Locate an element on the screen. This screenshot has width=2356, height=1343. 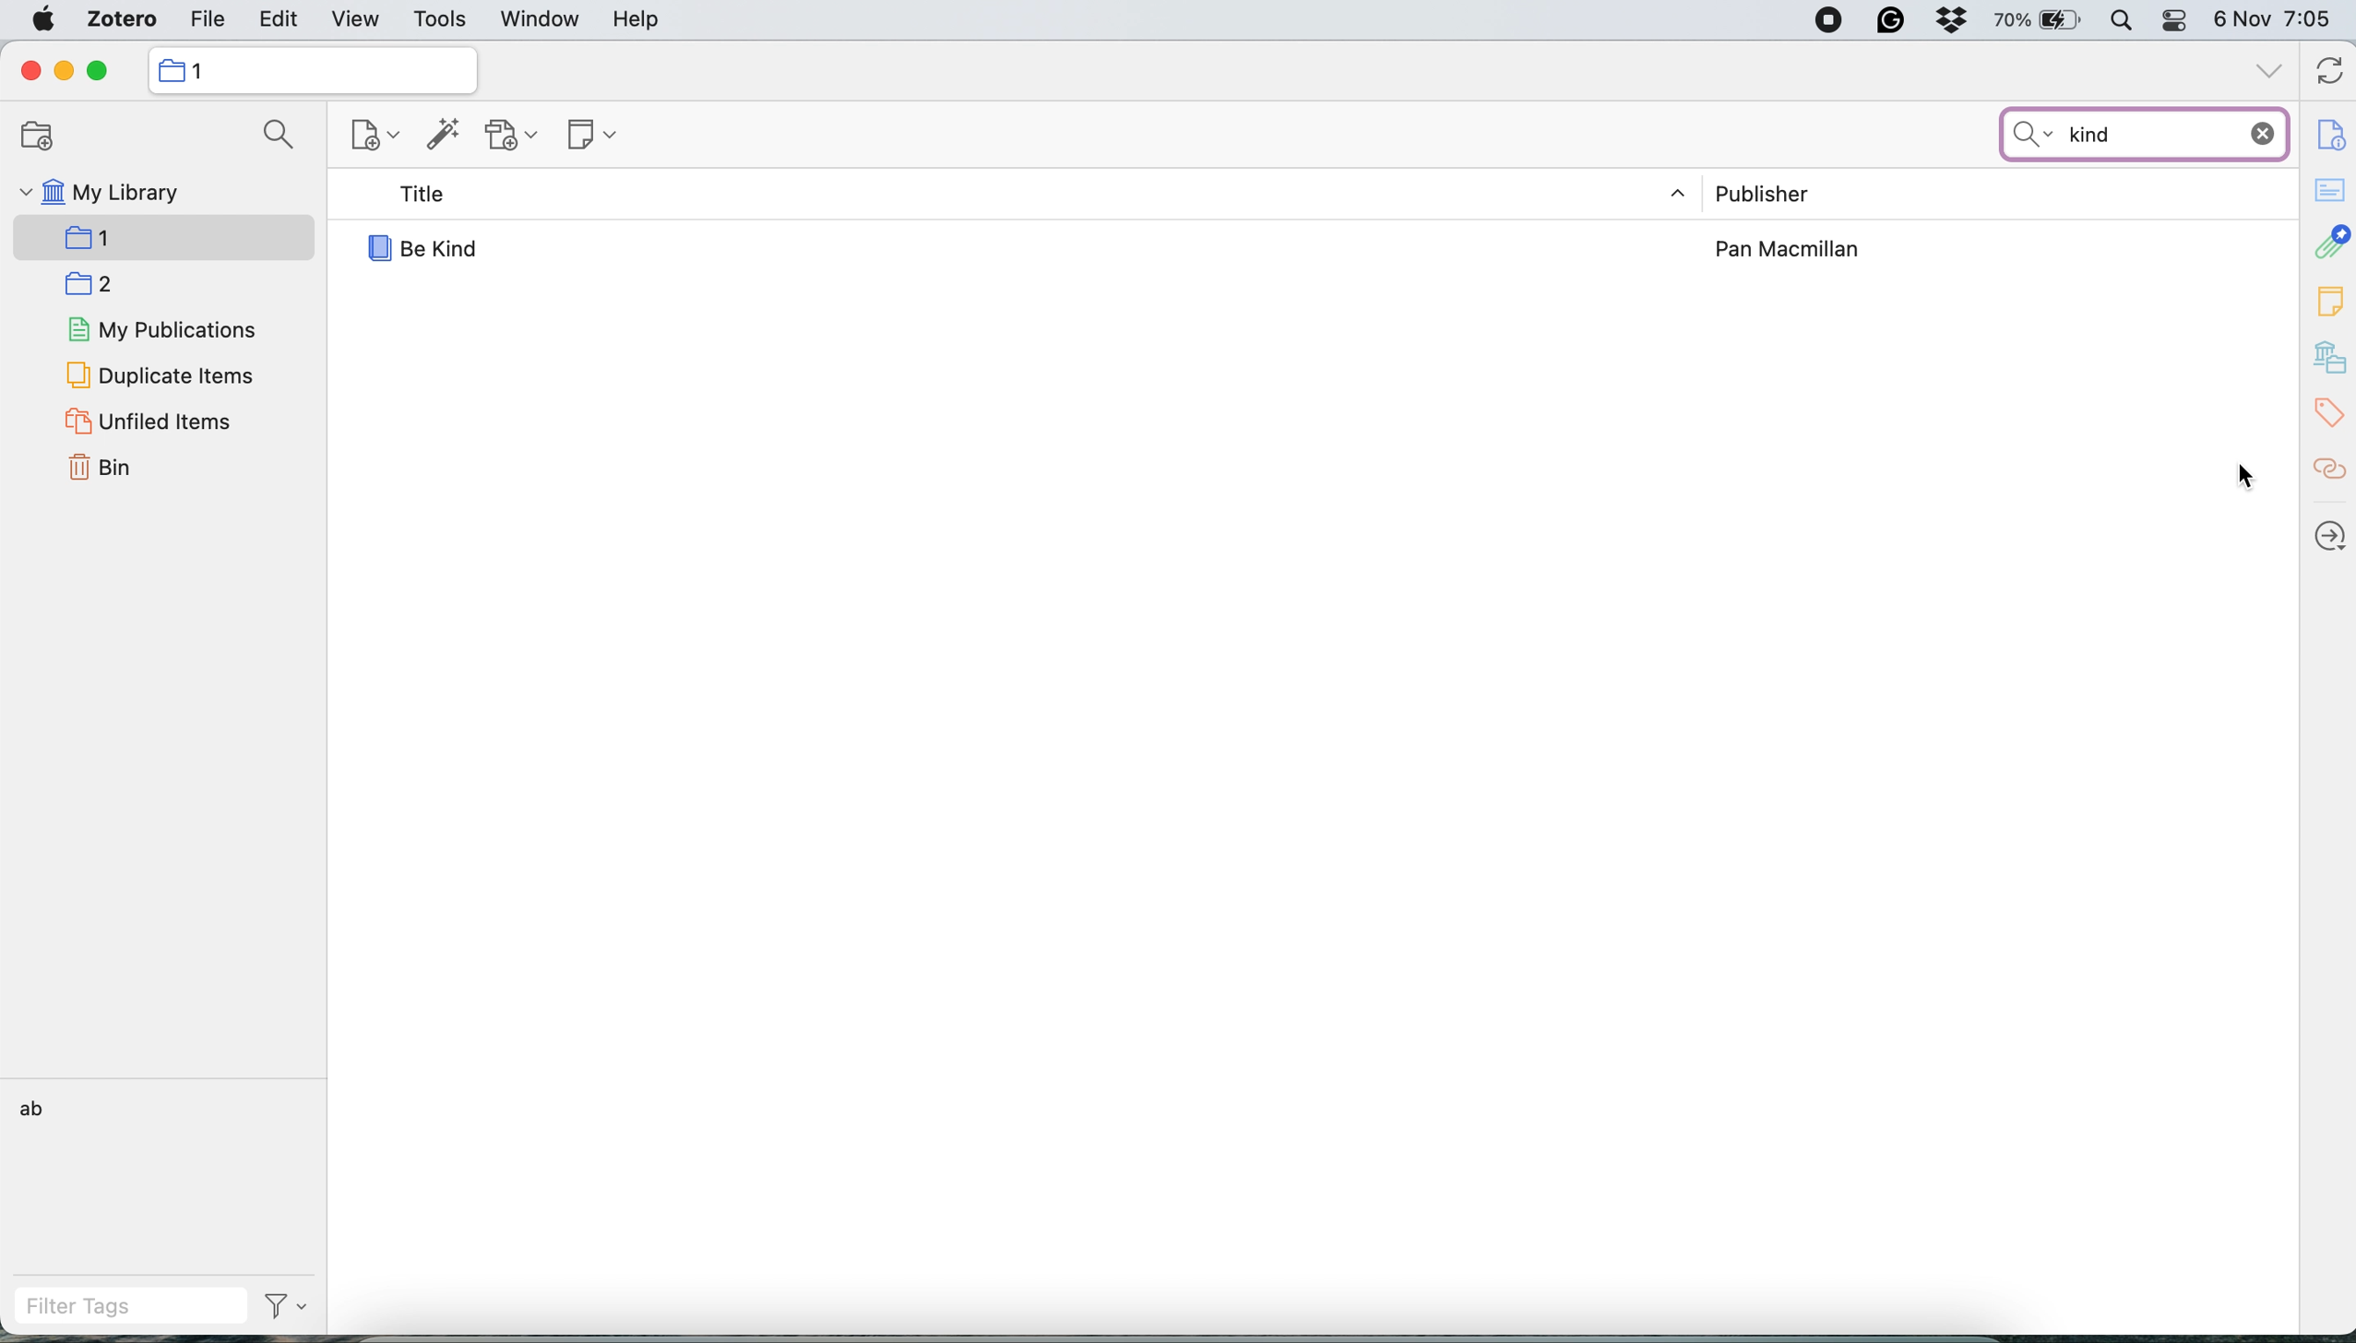
close is located at coordinates (31, 72).